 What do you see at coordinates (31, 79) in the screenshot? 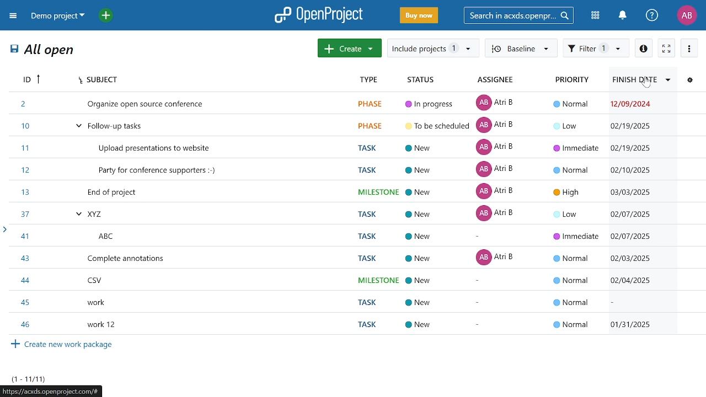
I see `Id` at bounding box center [31, 79].